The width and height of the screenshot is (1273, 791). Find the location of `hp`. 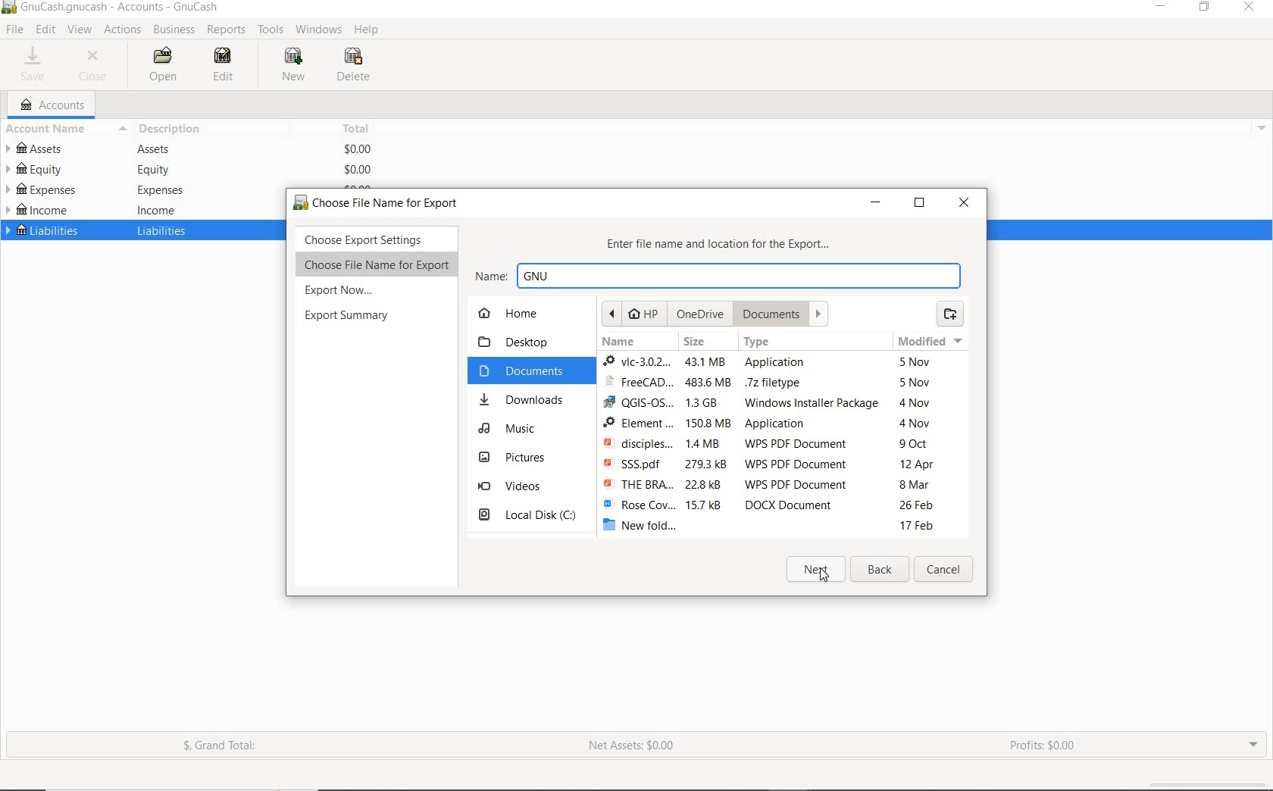

hp is located at coordinates (633, 314).